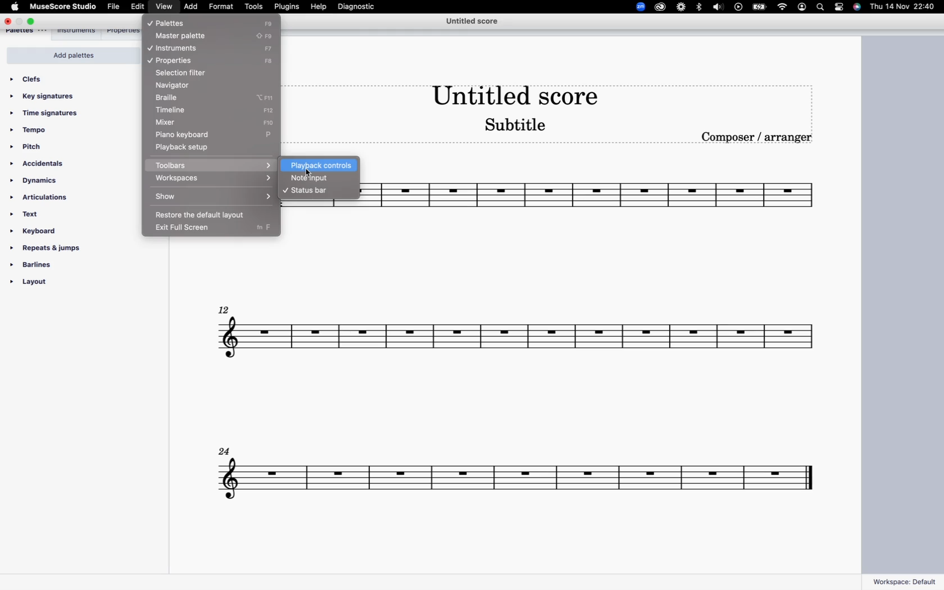 The width and height of the screenshot is (944, 590). I want to click on mixer, so click(199, 122).